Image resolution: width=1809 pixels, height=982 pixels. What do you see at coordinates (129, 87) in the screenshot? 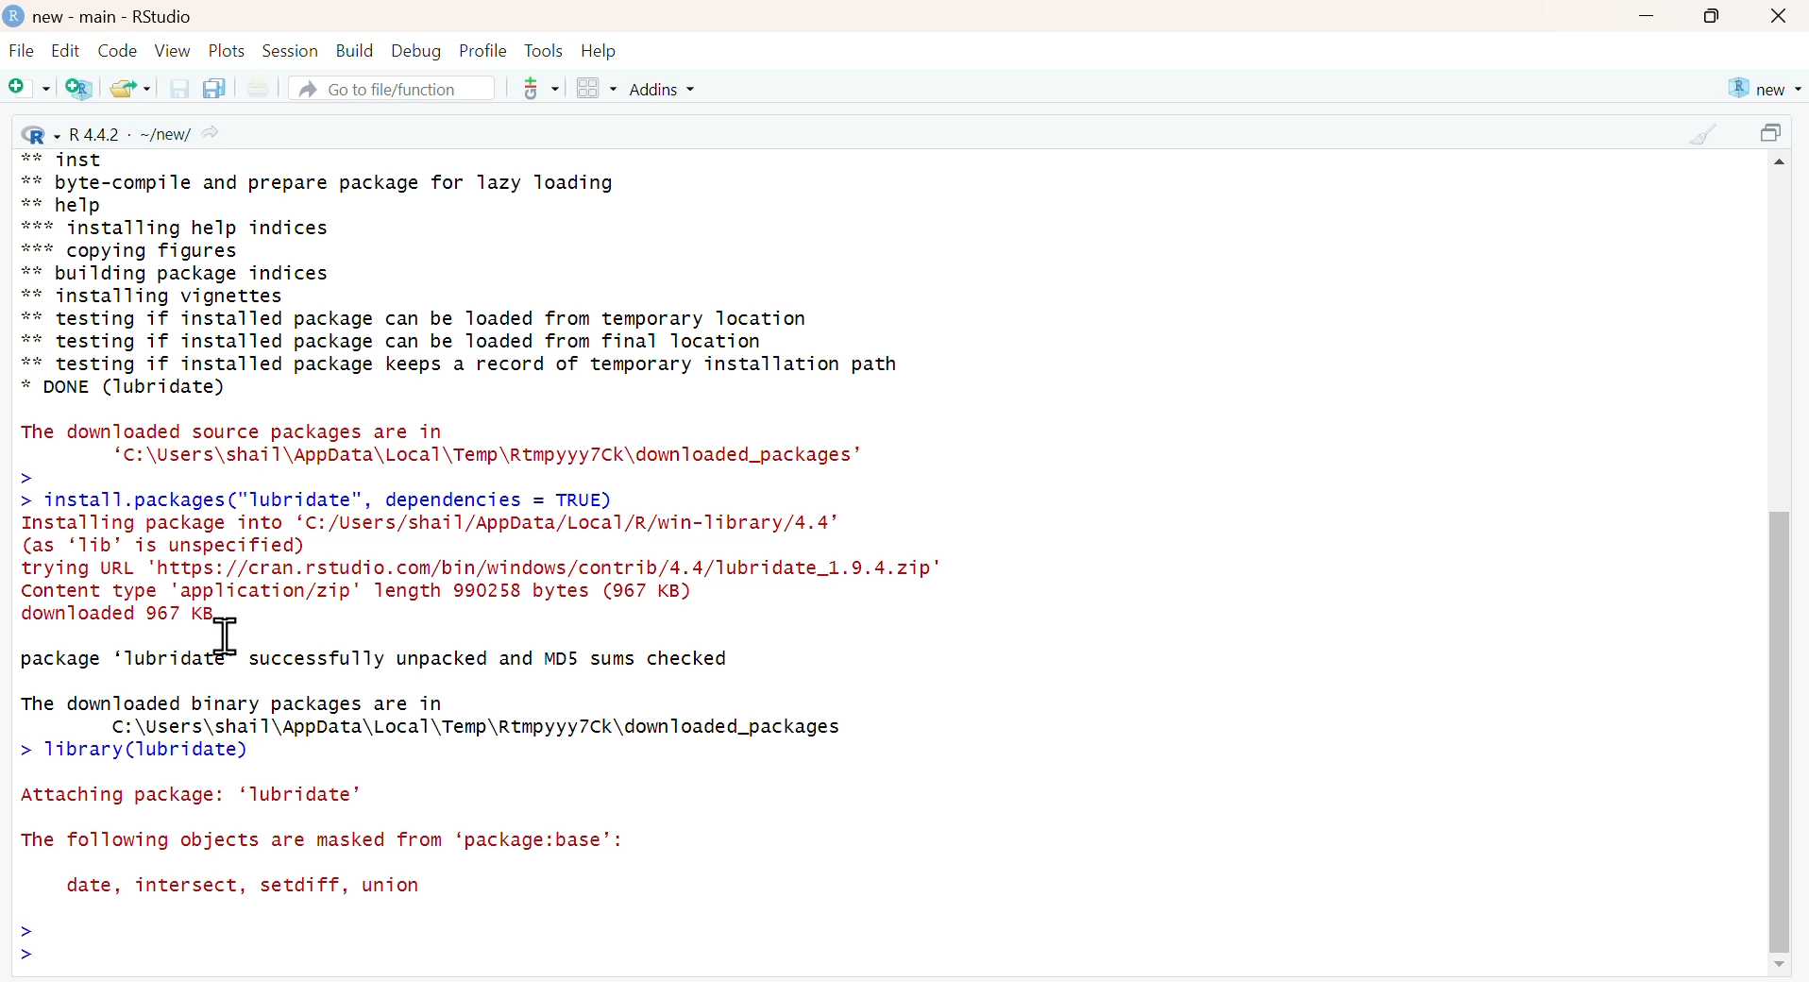
I see `open an existing file` at bounding box center [129, 87].